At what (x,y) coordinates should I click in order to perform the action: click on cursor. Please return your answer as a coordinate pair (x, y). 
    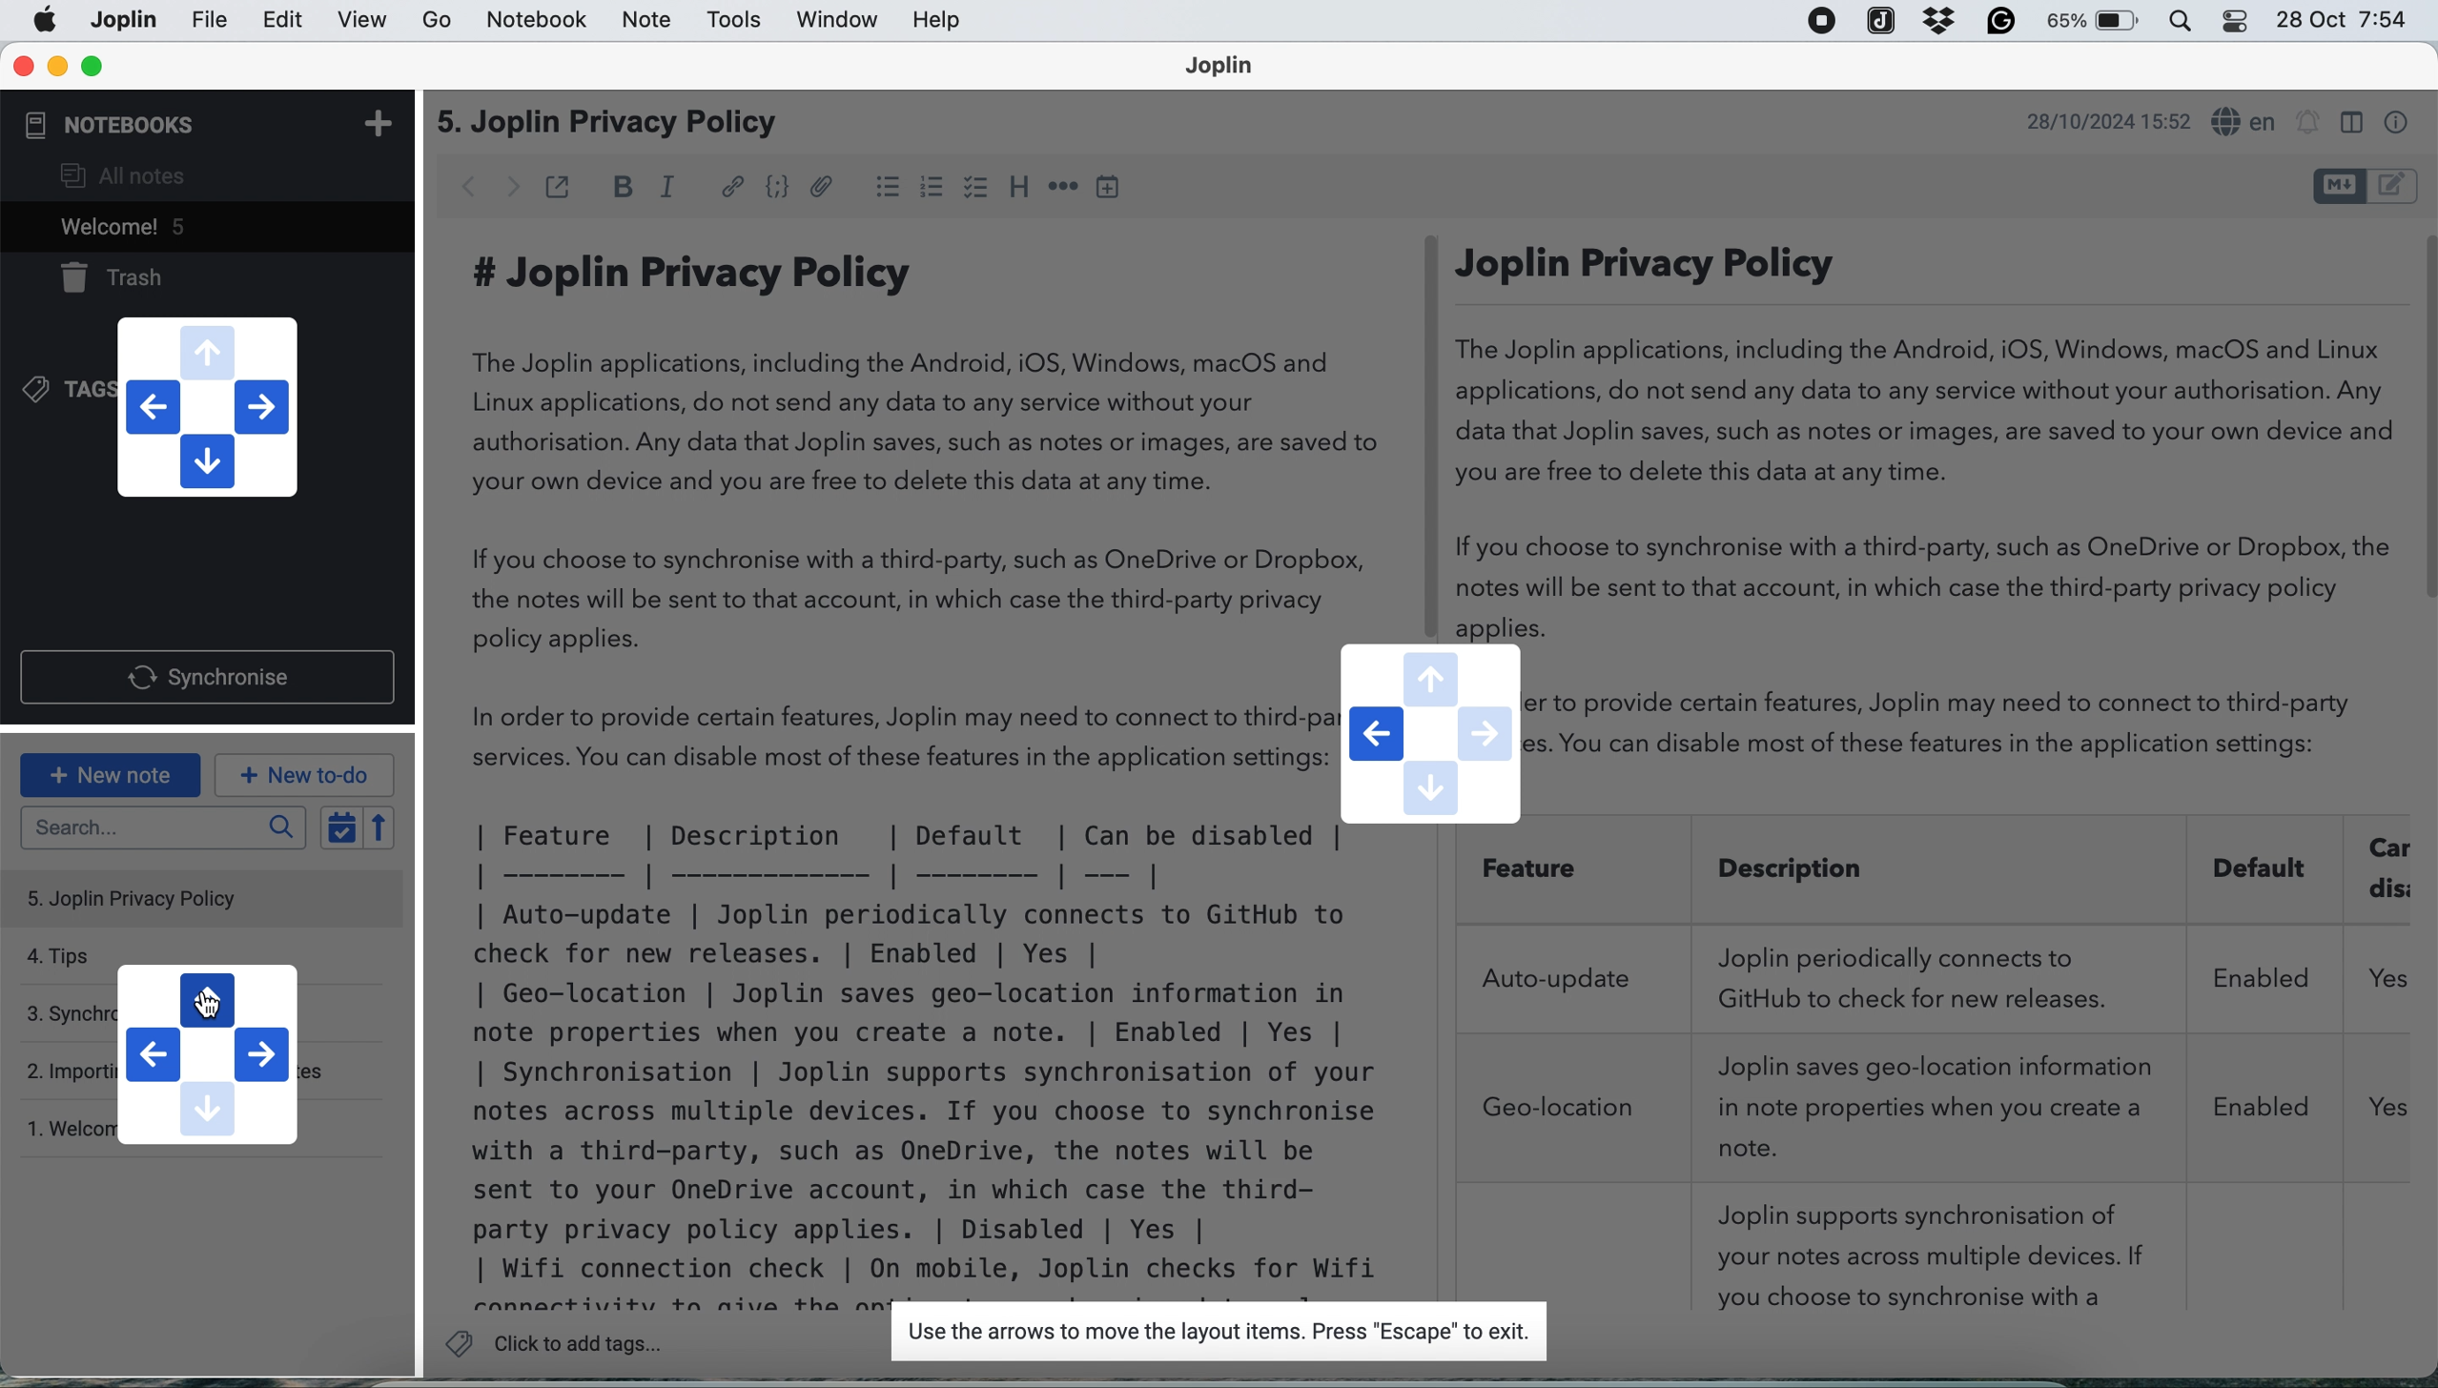
    Looking at the image, I should click on (212, 1001).